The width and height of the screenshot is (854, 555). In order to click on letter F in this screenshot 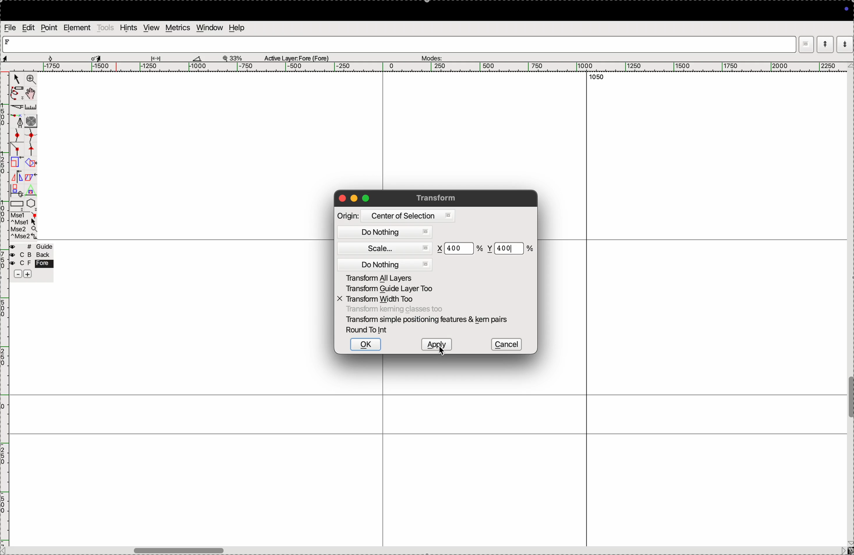, I will do `click(9, 42)`.